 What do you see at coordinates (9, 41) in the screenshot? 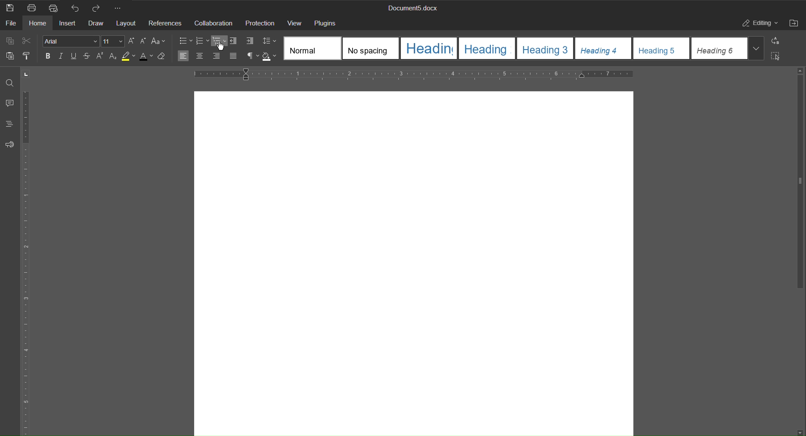
I see `Copy` at bounding box center [9, 41].